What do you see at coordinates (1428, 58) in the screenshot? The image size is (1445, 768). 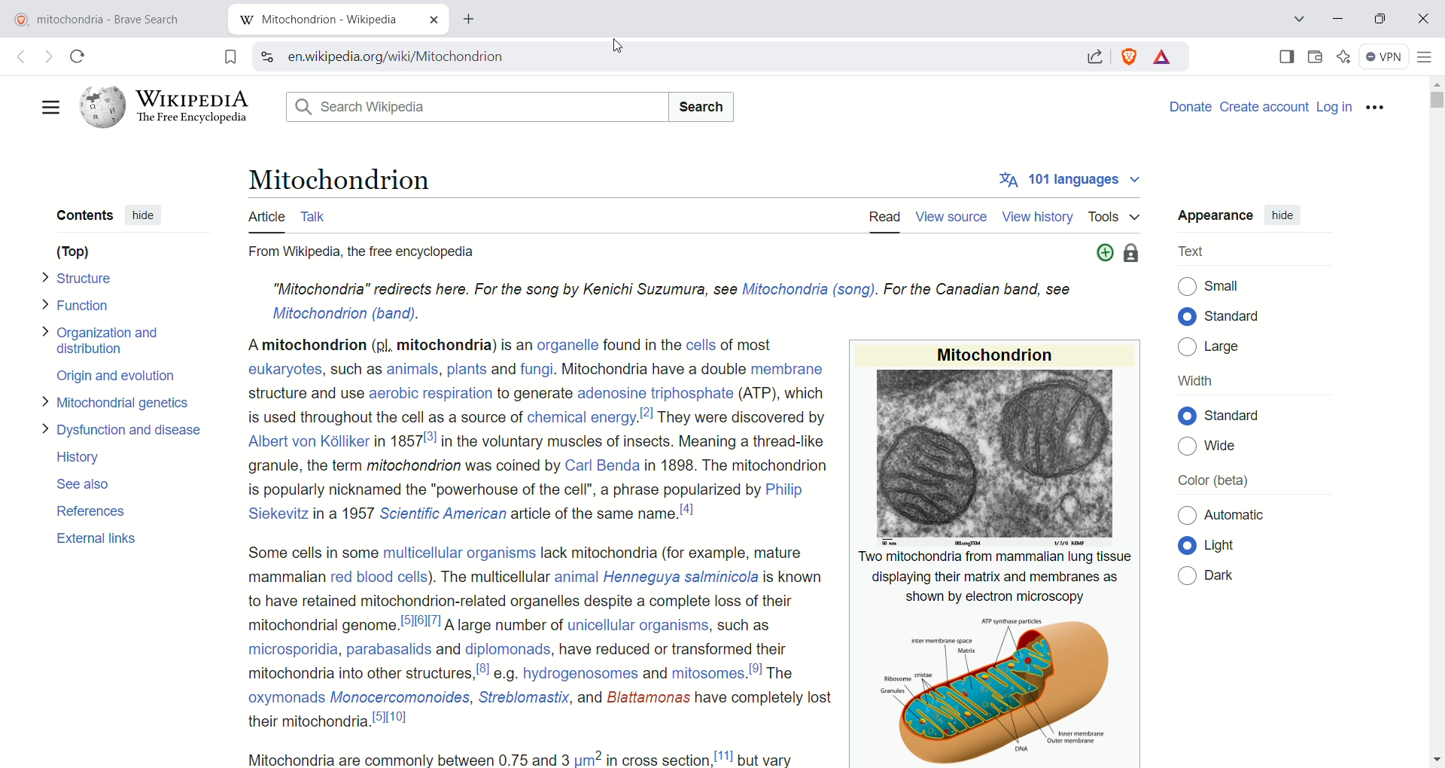 I see `customize and control brave` at bounding box center [1428, 58].